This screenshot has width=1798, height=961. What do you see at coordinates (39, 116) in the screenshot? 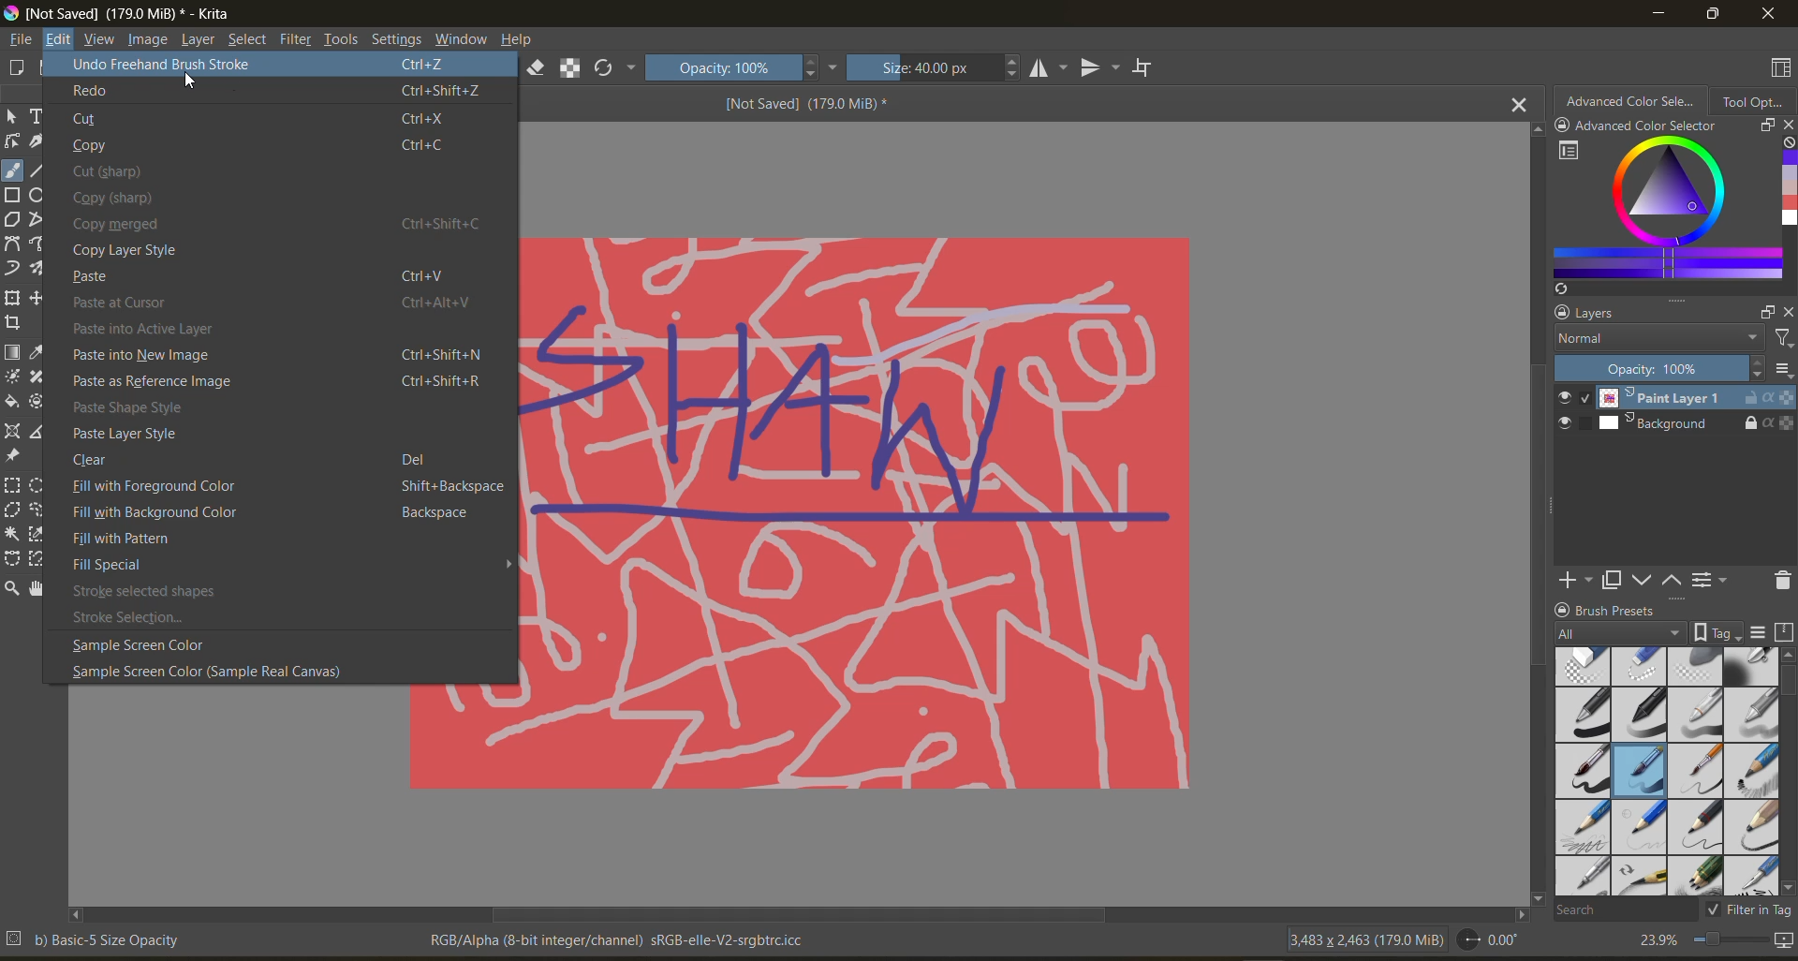
I see `type tool` at bounding box center [39, 116].